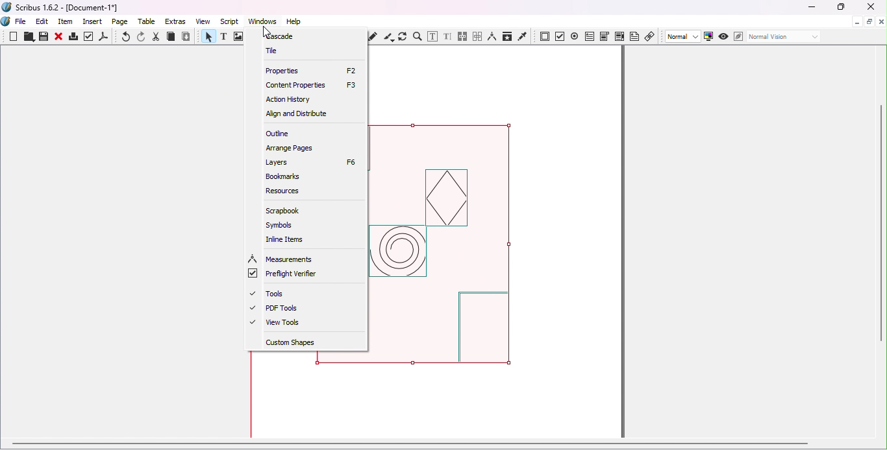  What do you see at coordinates (42, 37) in the screenshot?
I see `Save` at bounding box center [42, 37].